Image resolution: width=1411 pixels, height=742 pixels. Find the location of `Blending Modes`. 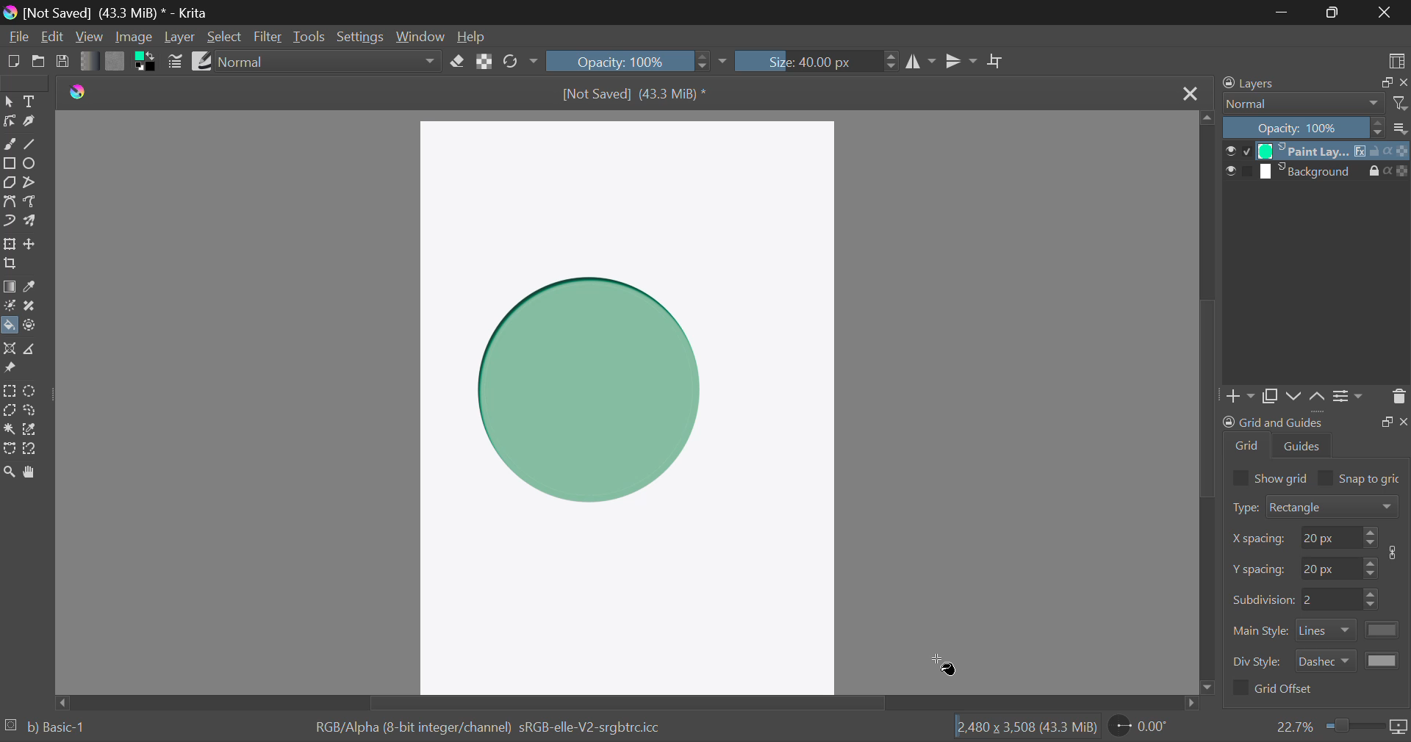

Blending Modes is located at coordinates (1315, 104).